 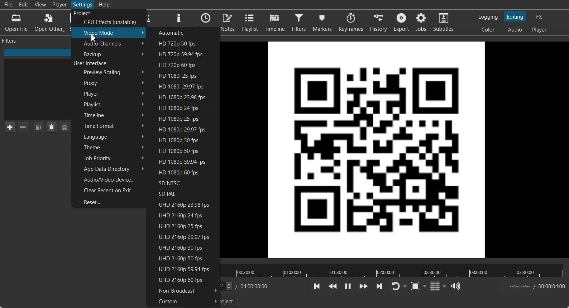 What do you see at coordinates (350, 22) in the screenshot?
I see `Keyframes` at bounding box center [350, 22].